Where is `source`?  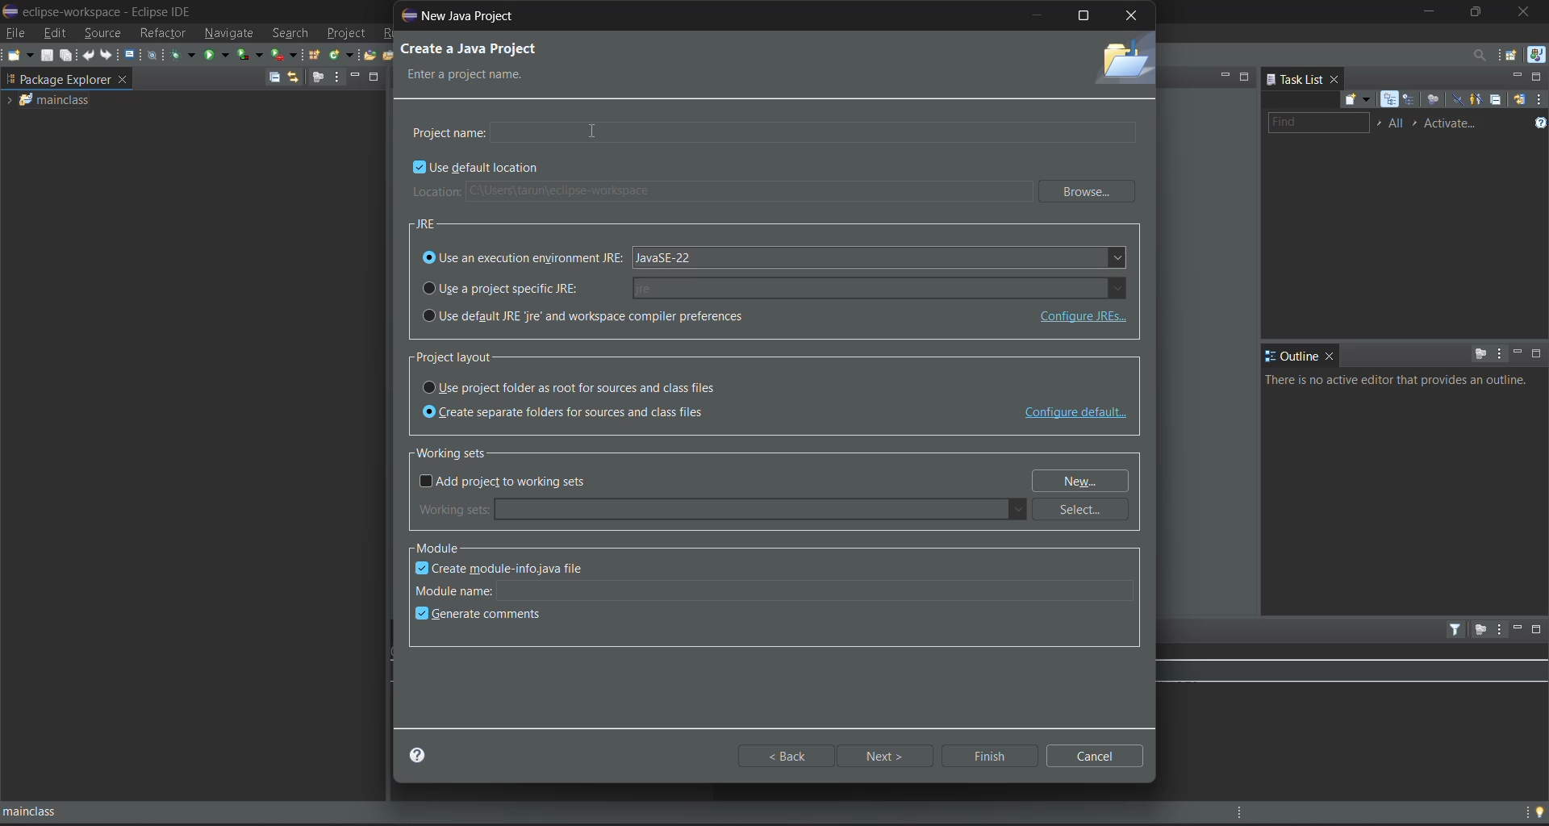 source is located at coordinates (104, 32).